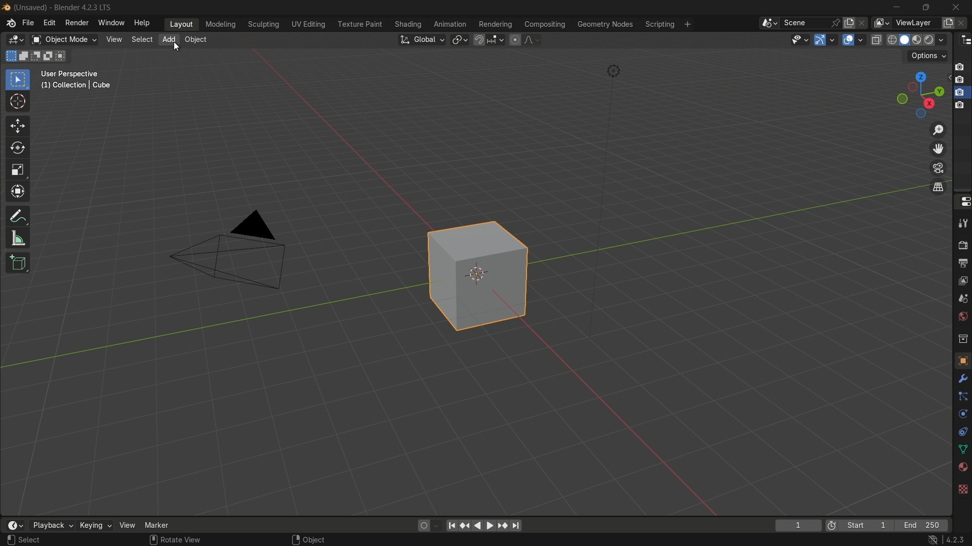 Image resolution: width=972 pixels, height=546 pixels. I want to click on layer 1, so click(959, 67).